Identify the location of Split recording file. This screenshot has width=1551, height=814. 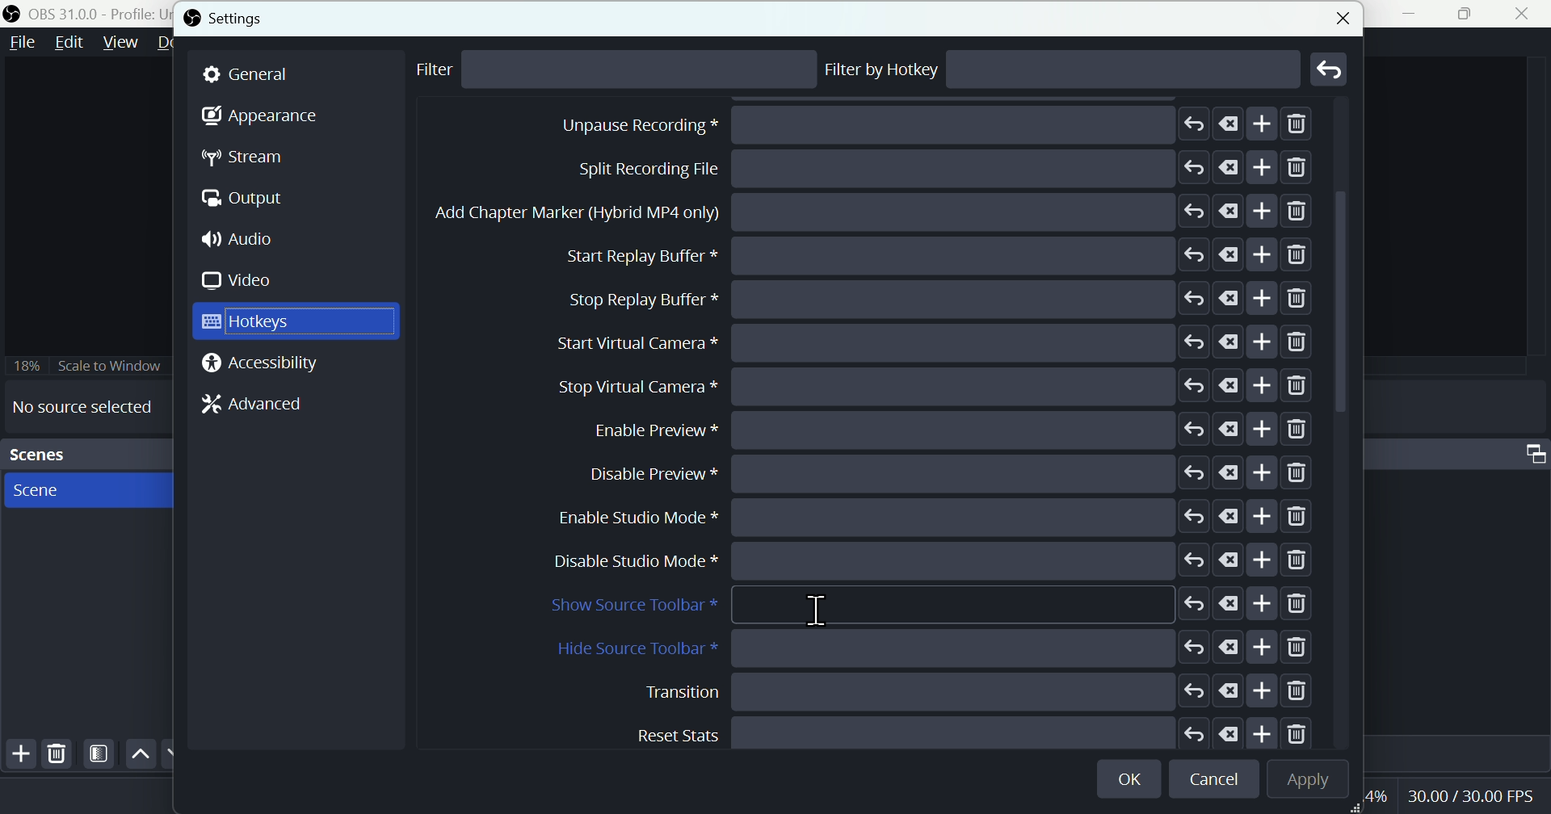
(936, 341).